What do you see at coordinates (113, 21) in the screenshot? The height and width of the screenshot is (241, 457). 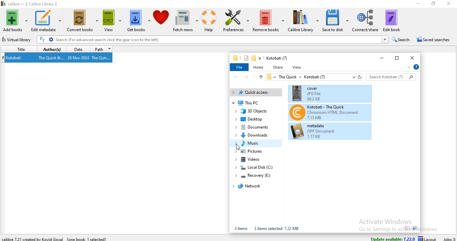 I see `view` at bounding box center [113, 21].